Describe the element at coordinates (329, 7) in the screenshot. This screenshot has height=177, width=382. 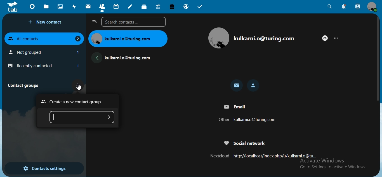
I see `unified search` at that location.